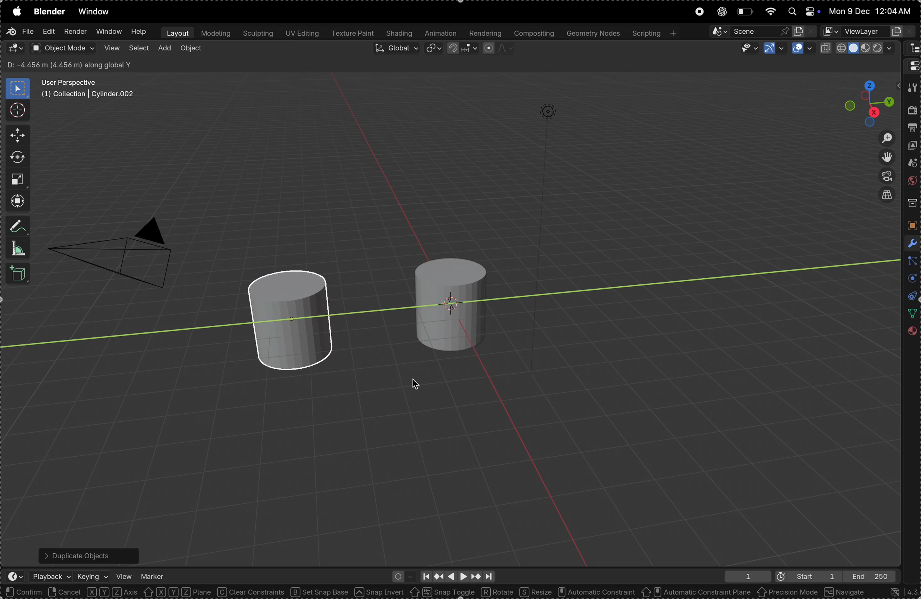  What do you see at coordinates (20, 274) in the screenshot?
I see `add cube` at bounding box center [20, 274].